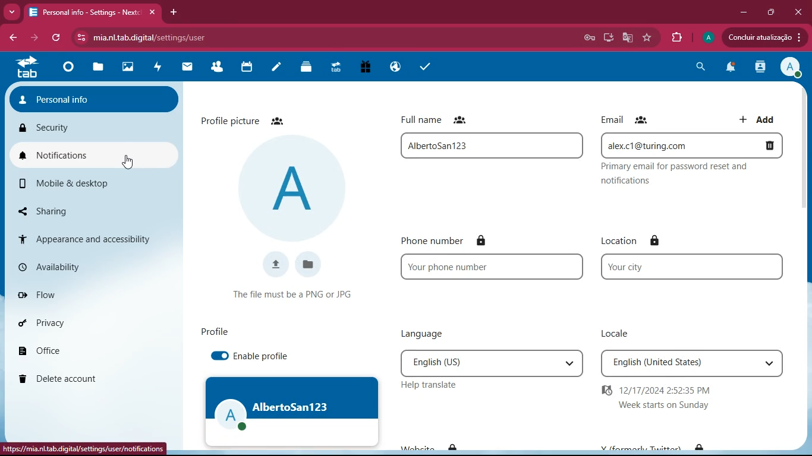 The height and width of the screenshot is (456, 812). I want to click on security, so click(89, 129).